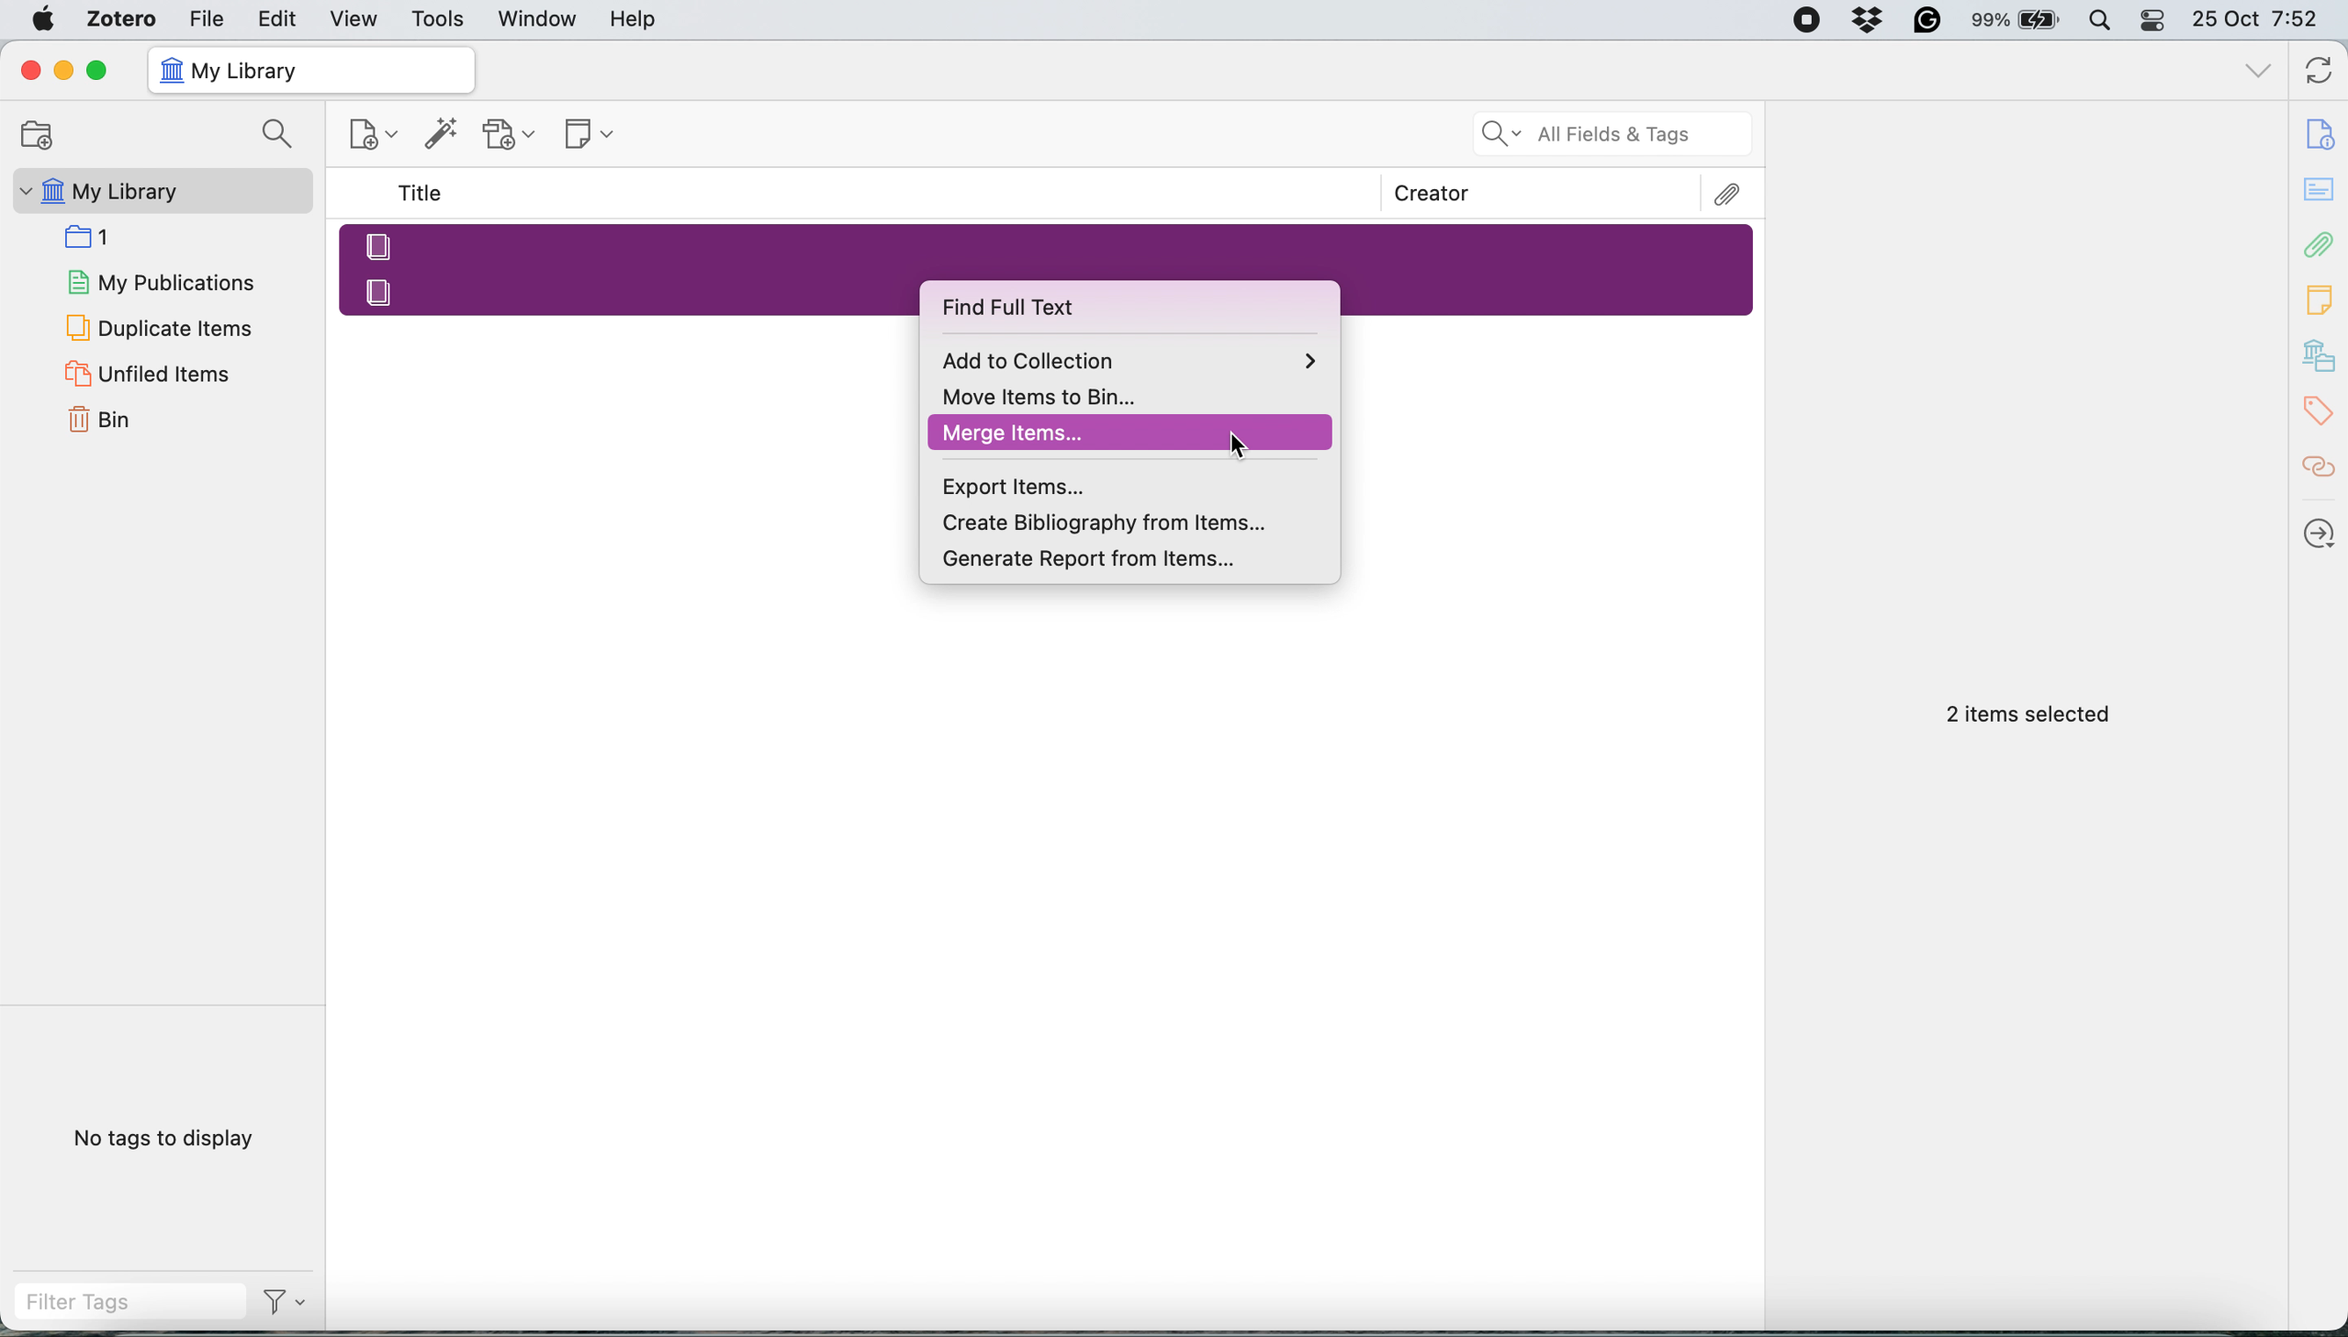 This screenshot has height=1337, width=2348. Describe the element at coordinates (424, 194) in the screenshot. I see `Title` at that location.